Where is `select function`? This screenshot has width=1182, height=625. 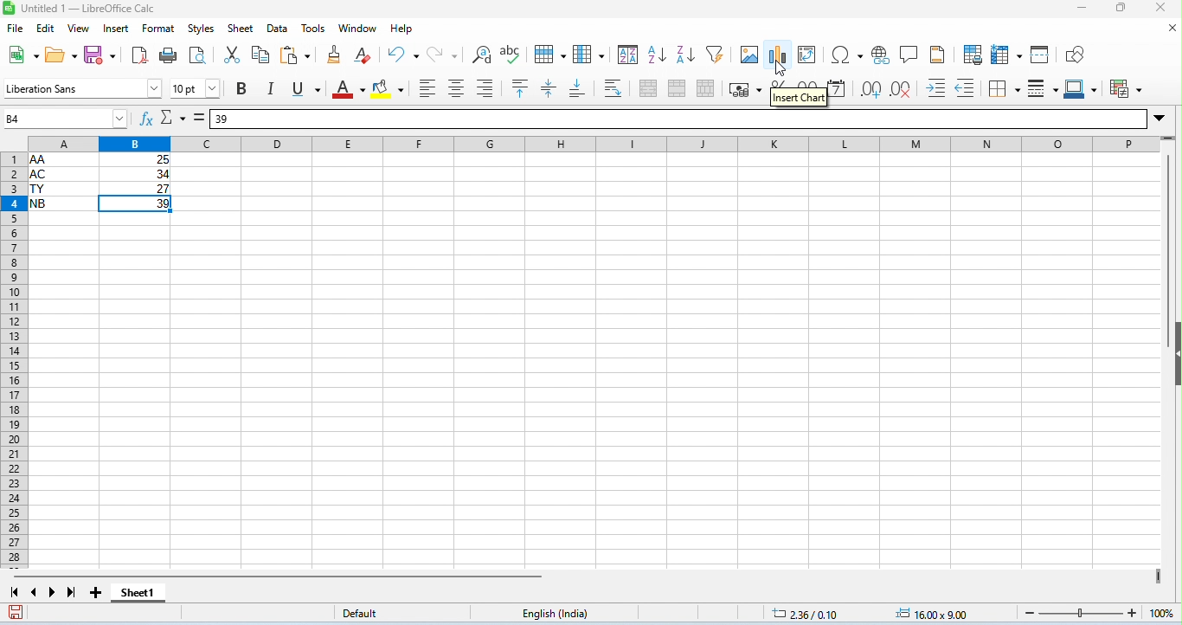
select function is located at coordinates (174, 119).